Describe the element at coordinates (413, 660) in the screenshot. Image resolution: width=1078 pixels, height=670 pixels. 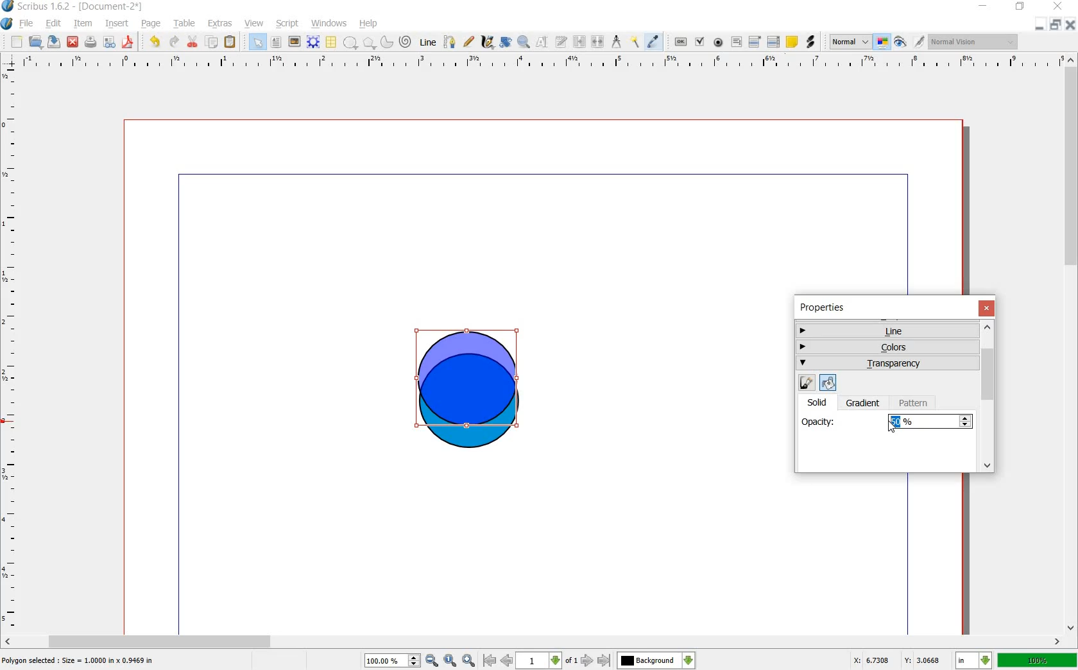
I see `increase or decrease zoom` at that location.